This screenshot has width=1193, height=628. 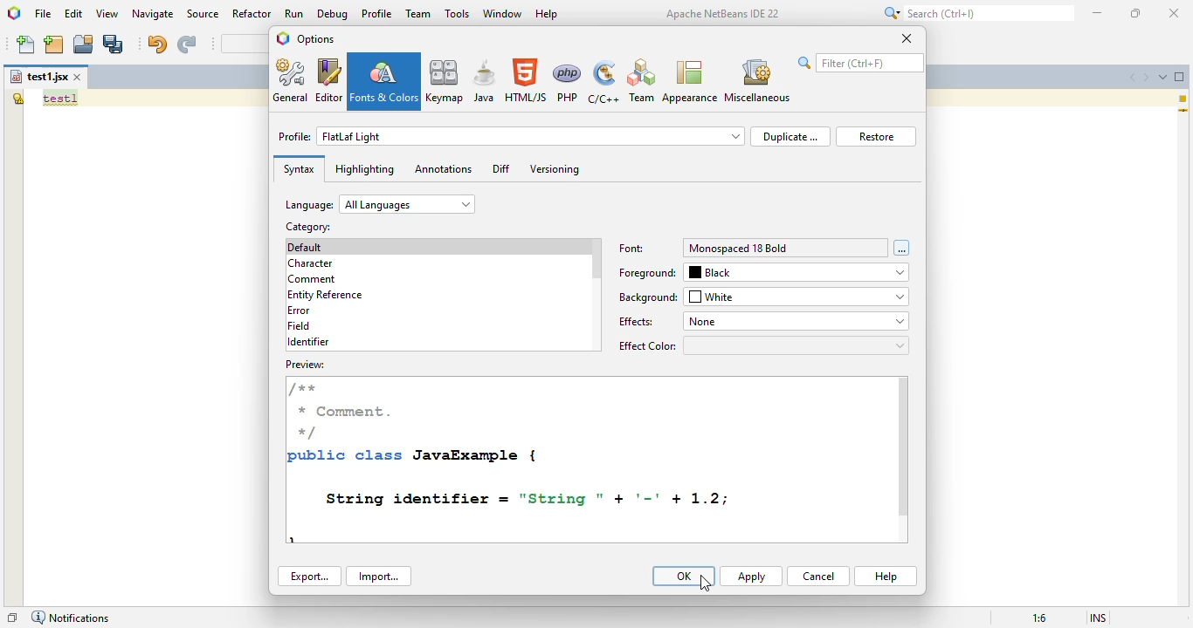 I want to click on the global variable "test1" is not declared., so click(x=17, y=98).